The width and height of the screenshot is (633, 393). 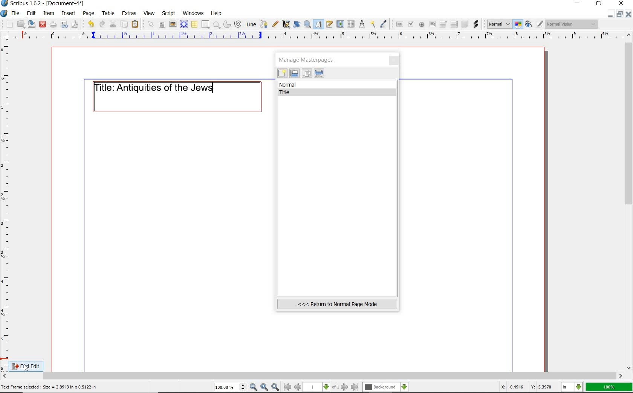 I want to click on unlink text frames, so click(x=351, y=24).